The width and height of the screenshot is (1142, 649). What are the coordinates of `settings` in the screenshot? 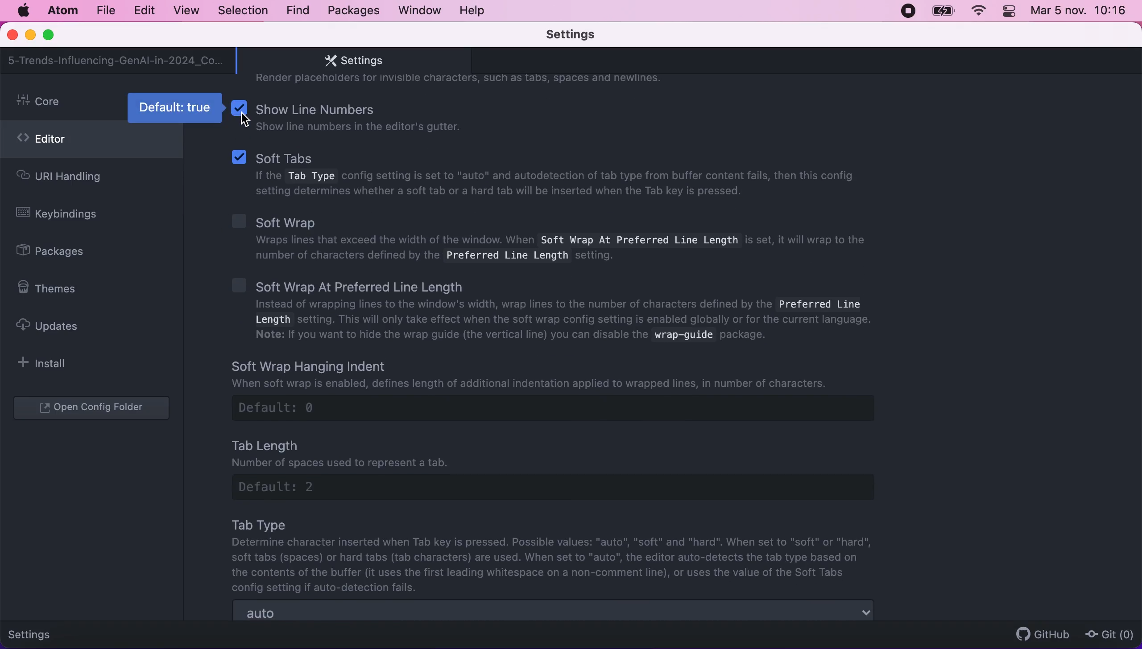 It's located at (584, 35).